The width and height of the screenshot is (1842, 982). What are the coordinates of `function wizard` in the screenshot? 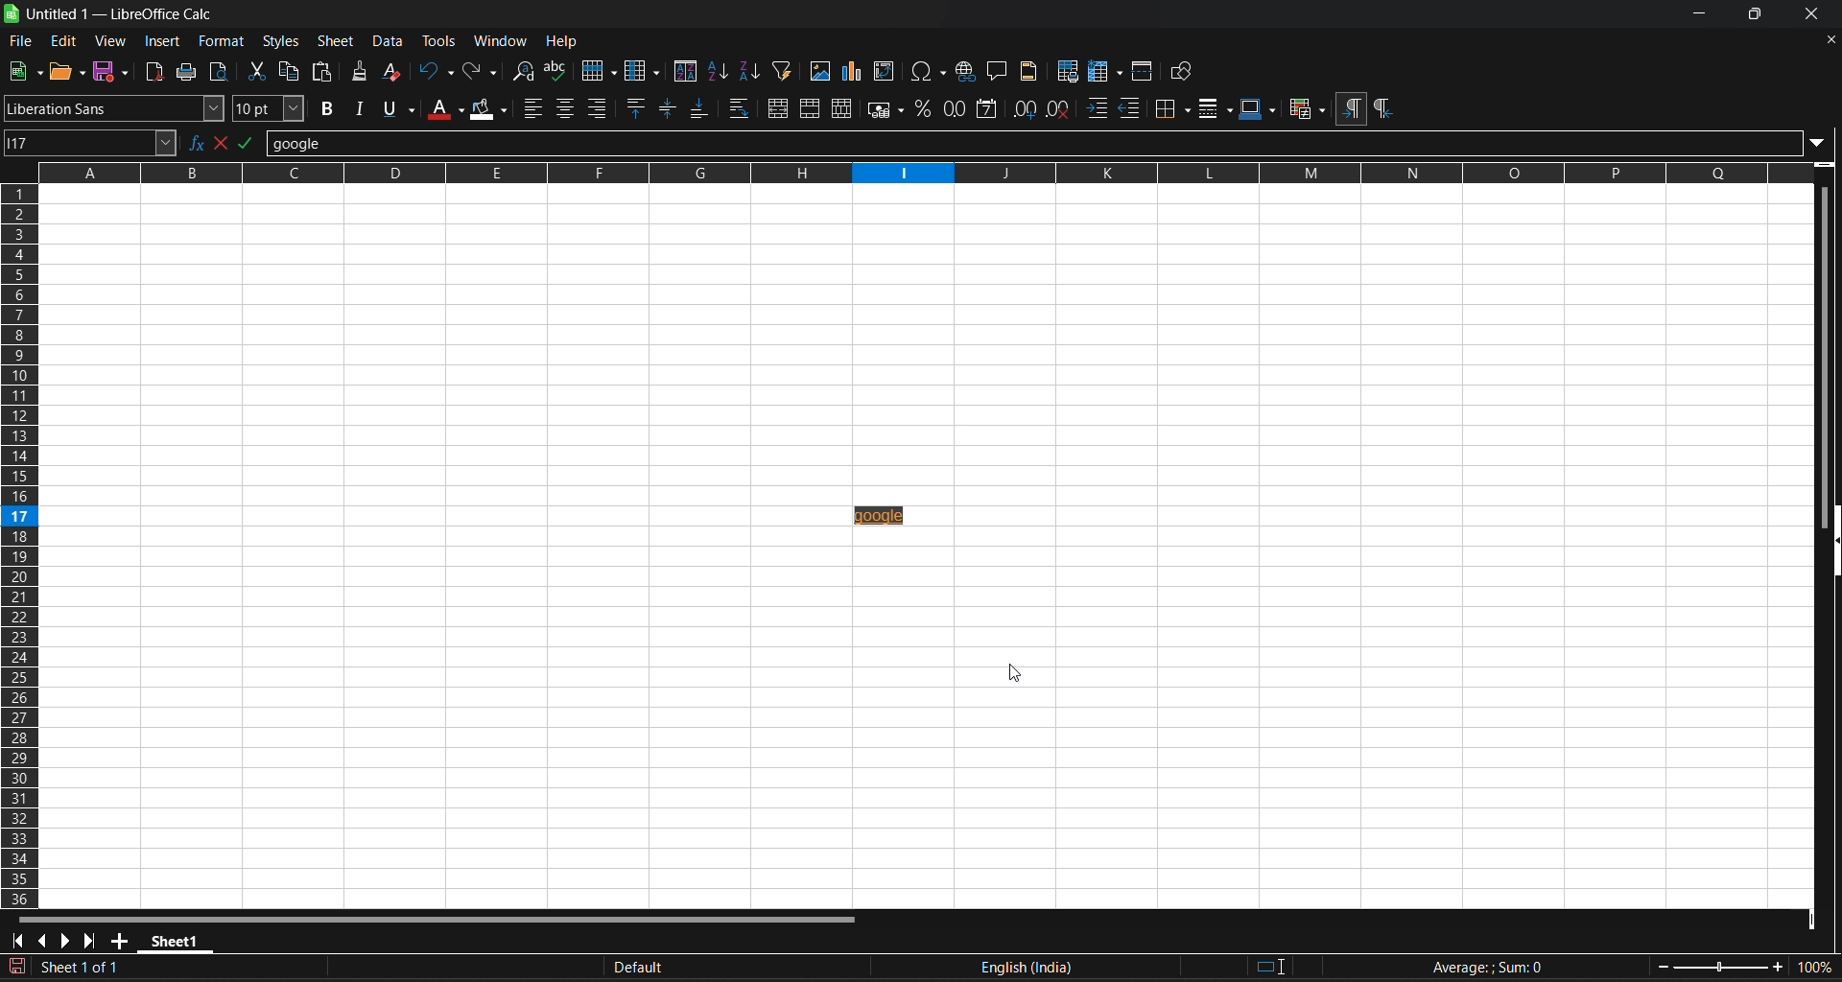 It's located at (198, 143).